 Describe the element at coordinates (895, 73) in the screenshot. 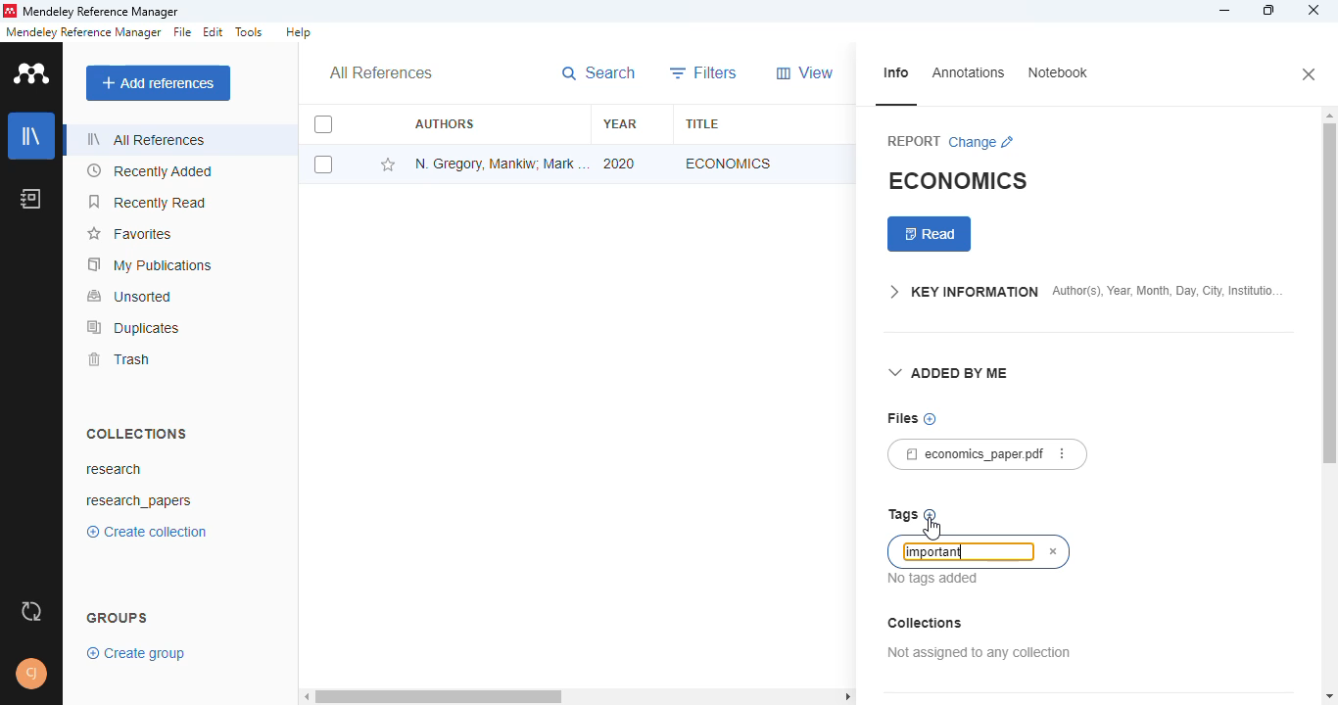

I see `info` at that location.